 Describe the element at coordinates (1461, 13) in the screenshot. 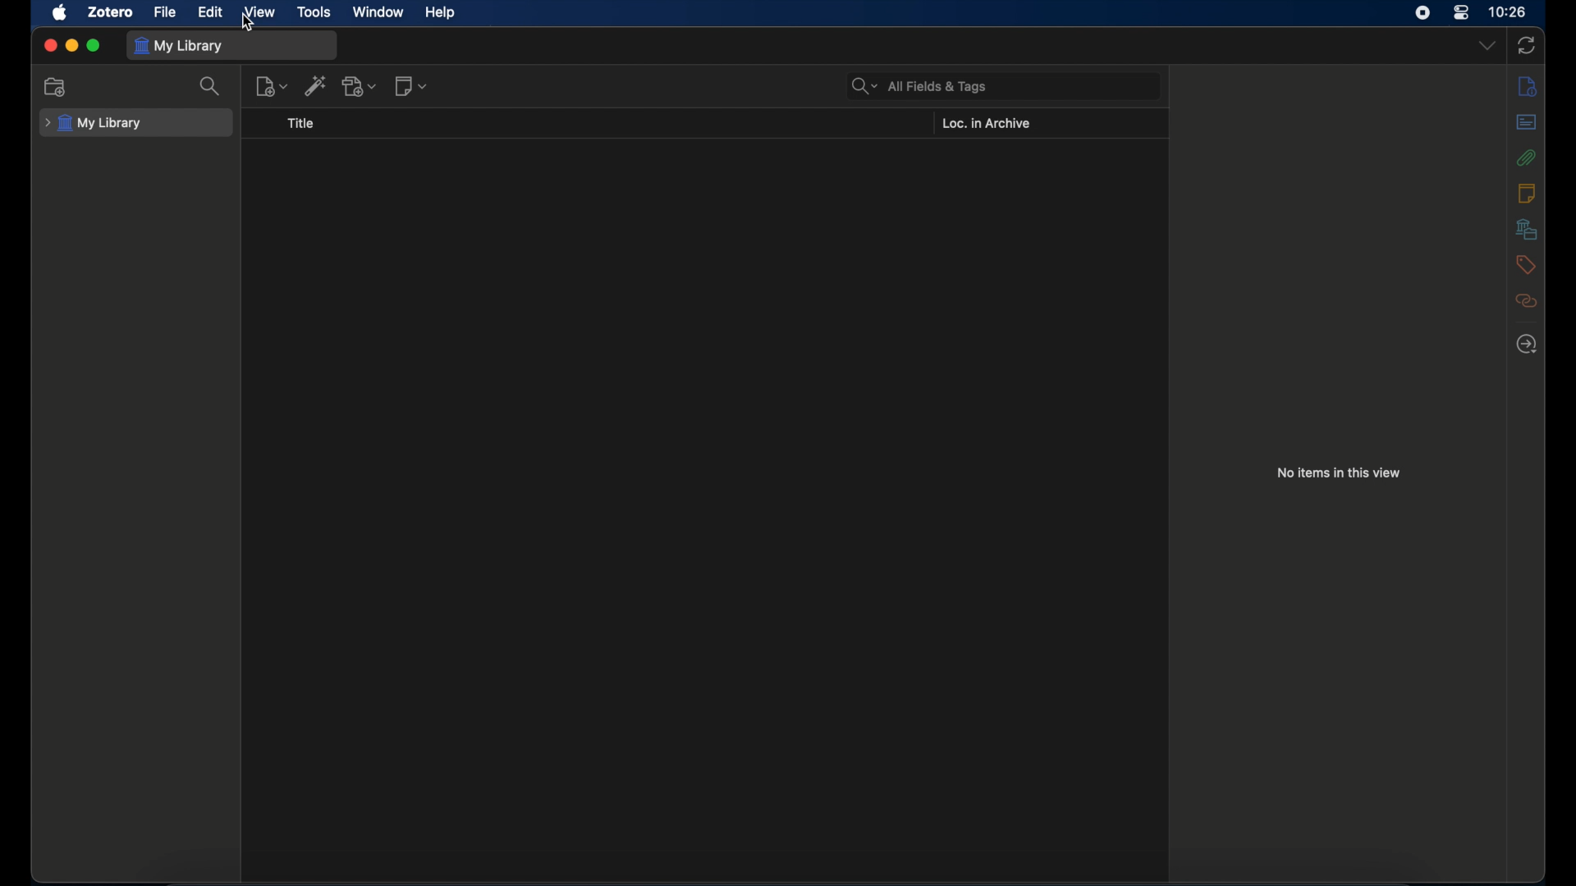

I see `control center` at that location.